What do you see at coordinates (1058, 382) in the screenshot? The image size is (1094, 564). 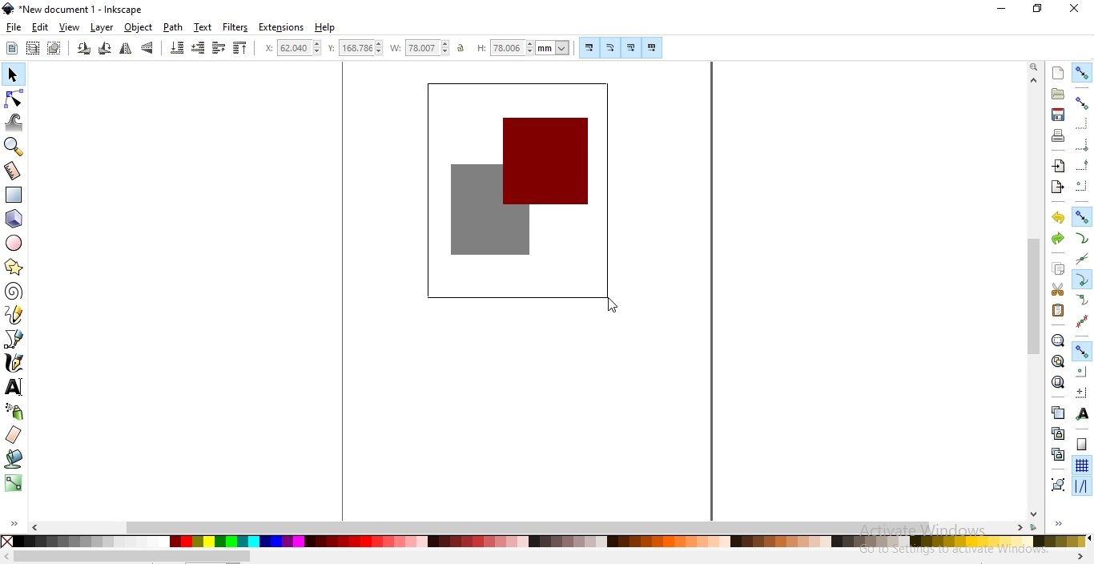 I see `zoom to fit page` at bounding box center [1058, 382].